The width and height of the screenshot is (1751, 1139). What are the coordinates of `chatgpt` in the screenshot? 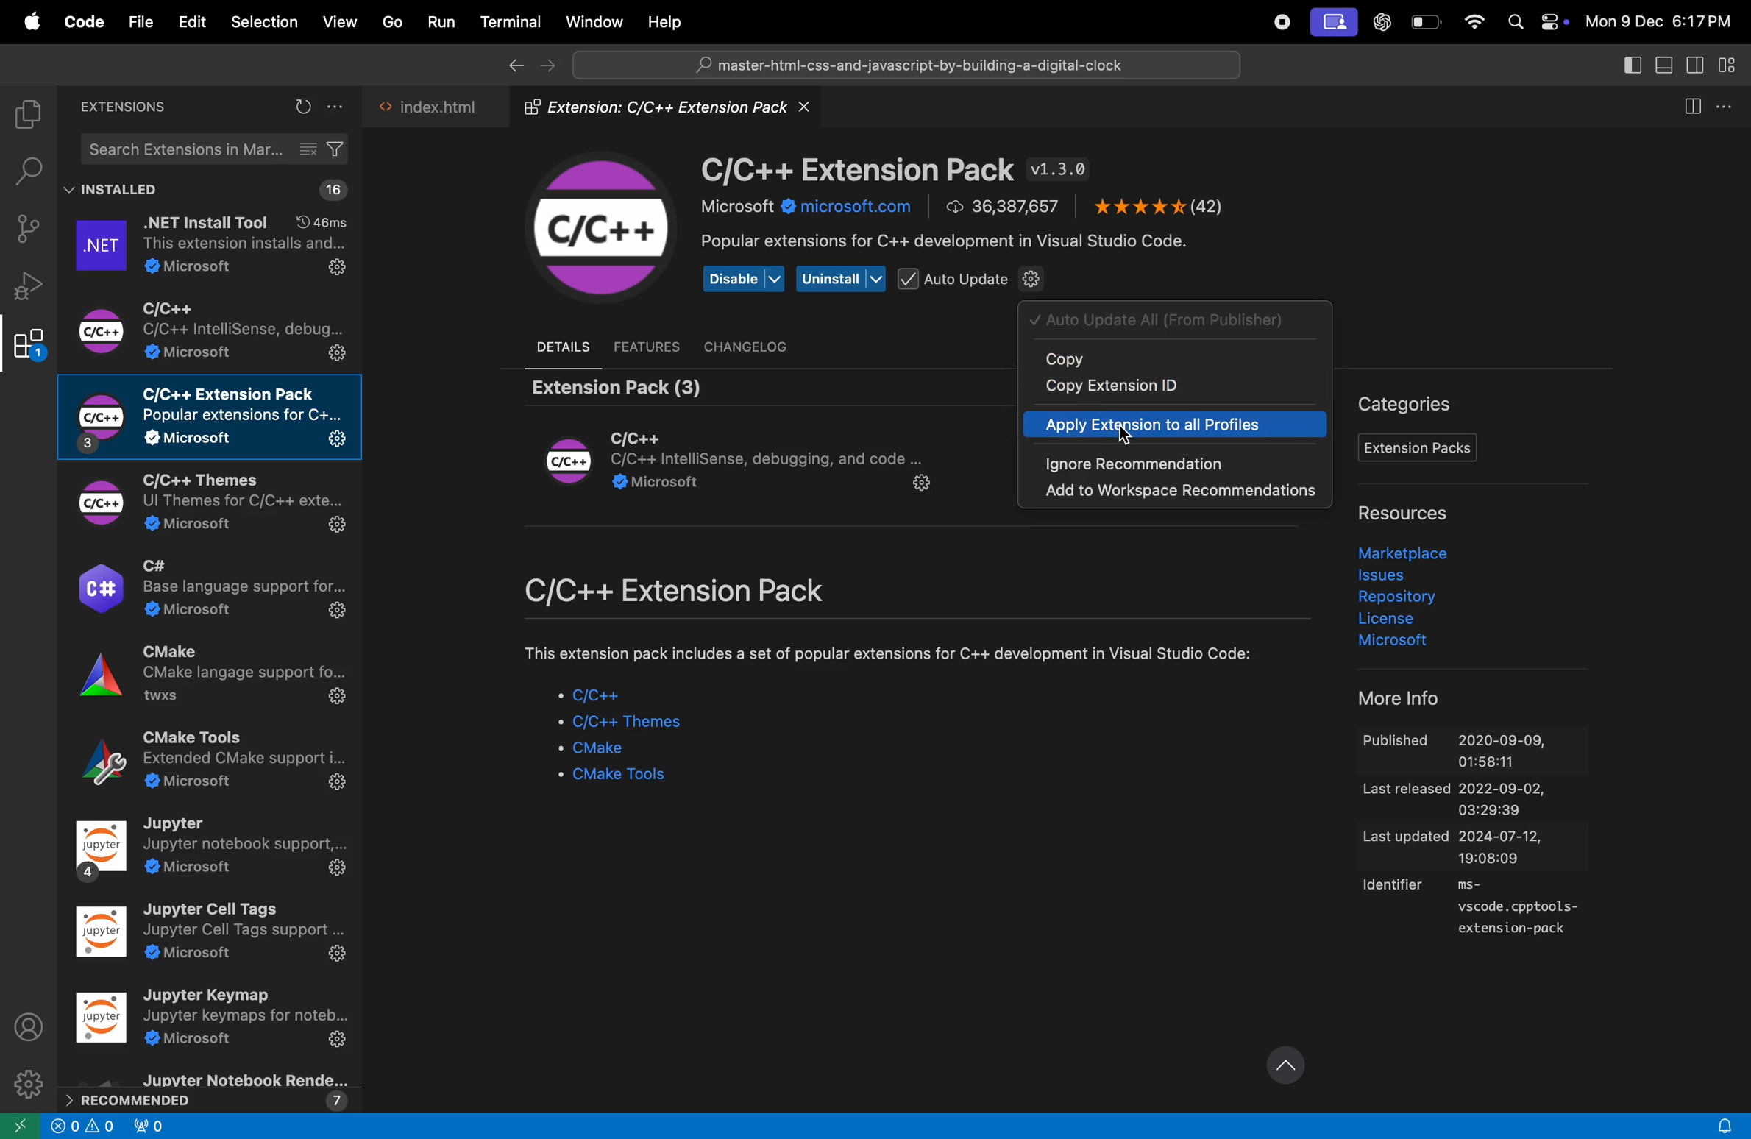 It's located at (1384, 24).